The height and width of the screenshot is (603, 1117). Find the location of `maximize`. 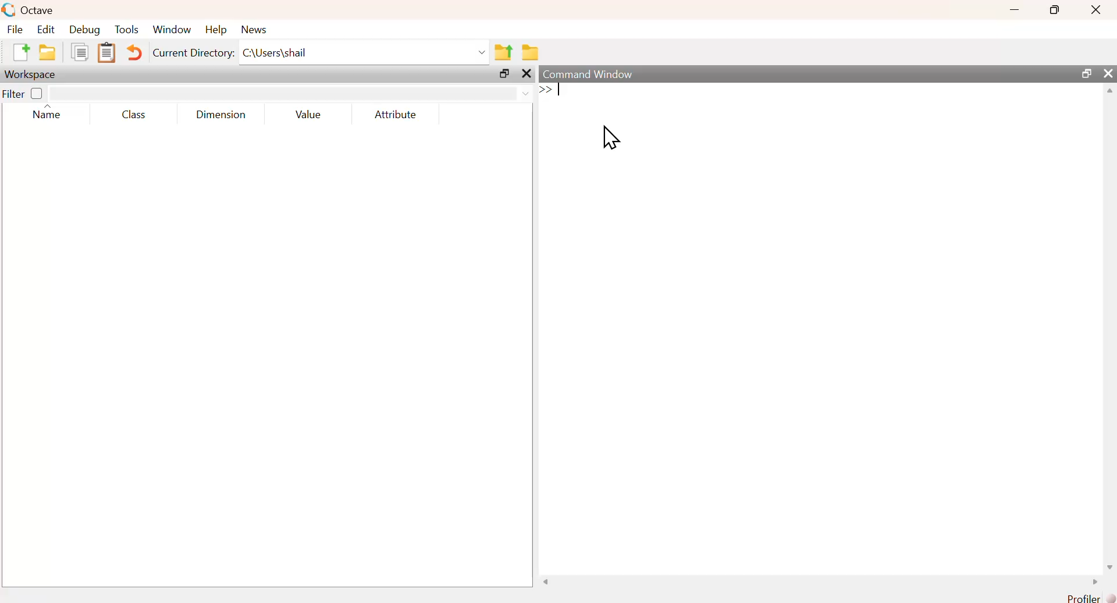

maximize is located at coordinates (1086, 72).